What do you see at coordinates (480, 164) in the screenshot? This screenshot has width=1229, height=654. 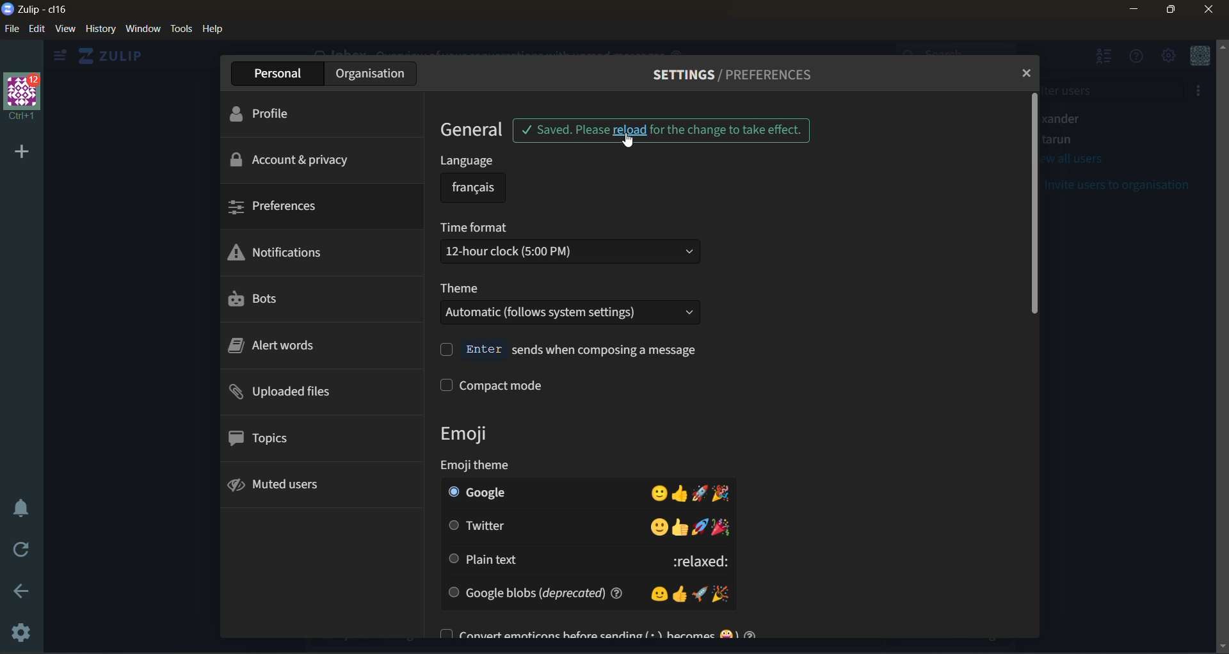 I see `language` at bounding box center [480, 164].